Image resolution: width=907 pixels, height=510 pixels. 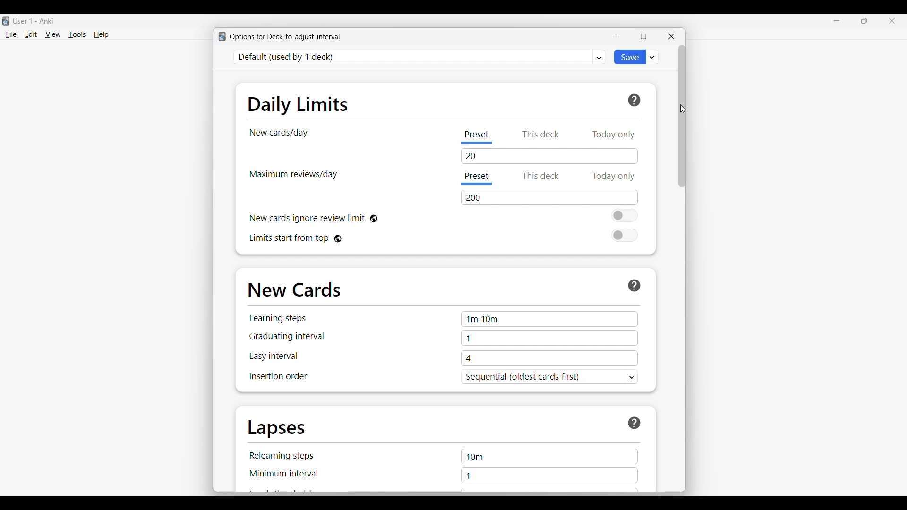 I want to click on Show interface in smaller tab, so click(x=864, y=21).